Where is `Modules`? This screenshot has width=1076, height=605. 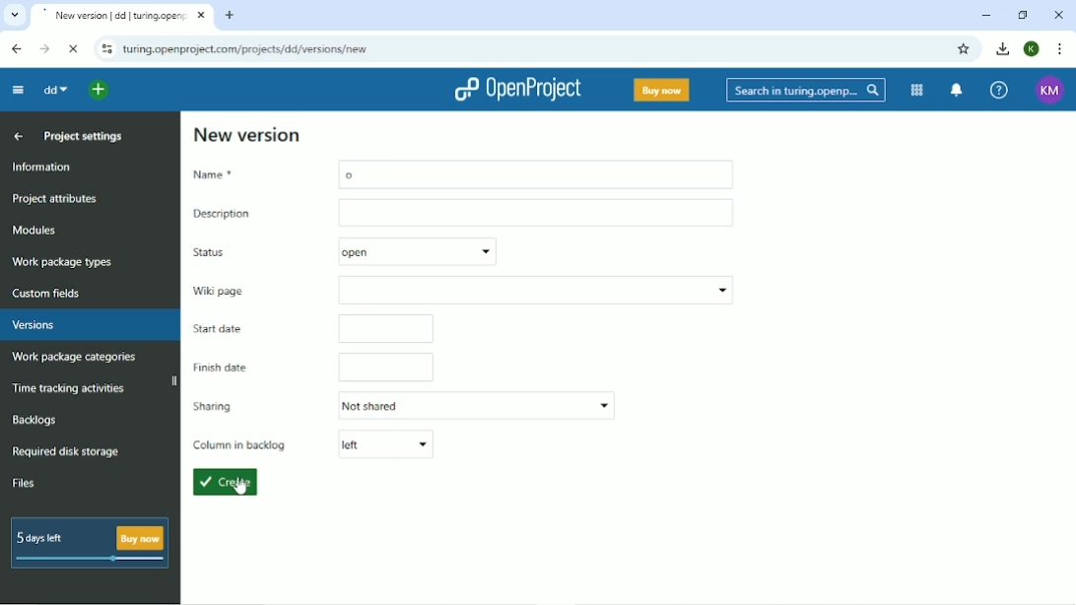 Modules is located at coordinates (916, 90).